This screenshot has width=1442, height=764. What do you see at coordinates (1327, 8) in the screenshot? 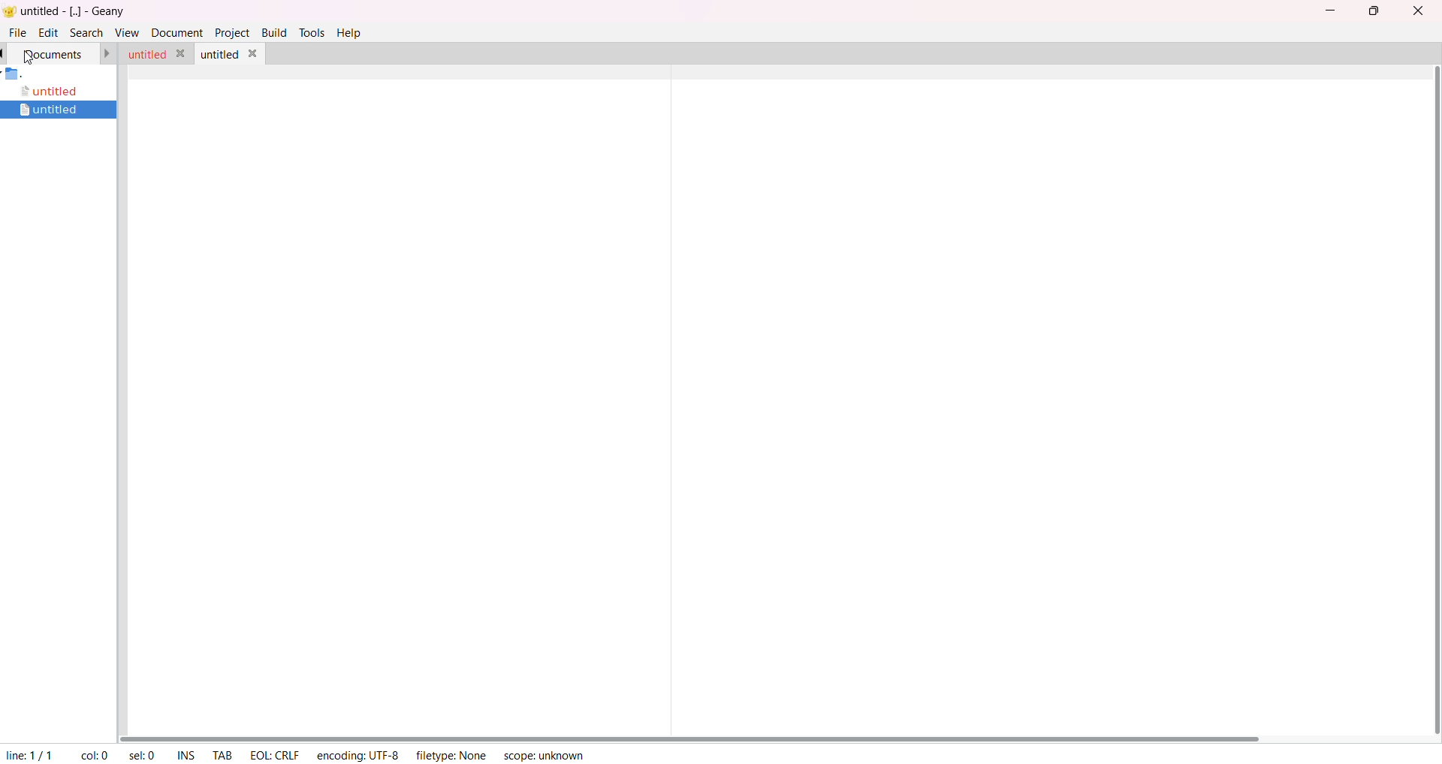
I see `minimize` at bounding box center [1327, 8].